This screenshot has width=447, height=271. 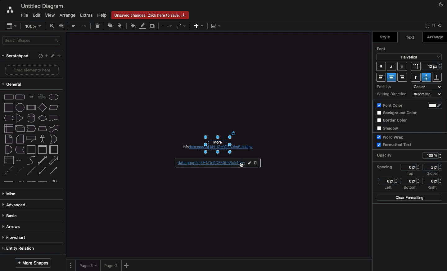 What do you see at coordinates (410, 174) in the screenshot?
I see `Top` at bounding box center [410, 174].